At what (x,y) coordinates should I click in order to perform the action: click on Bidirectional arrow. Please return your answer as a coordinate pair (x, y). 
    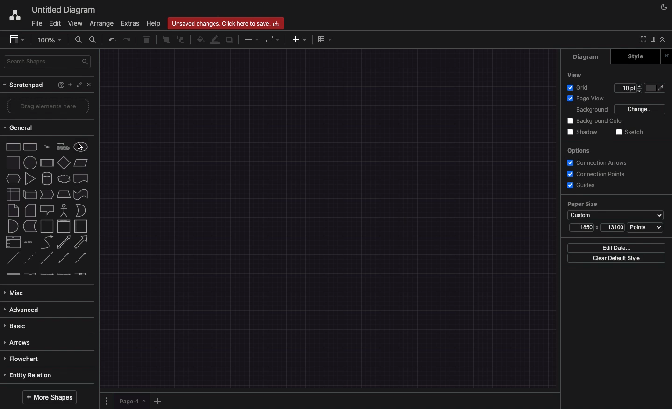
    Looking at the image, I should click on (64, 242).